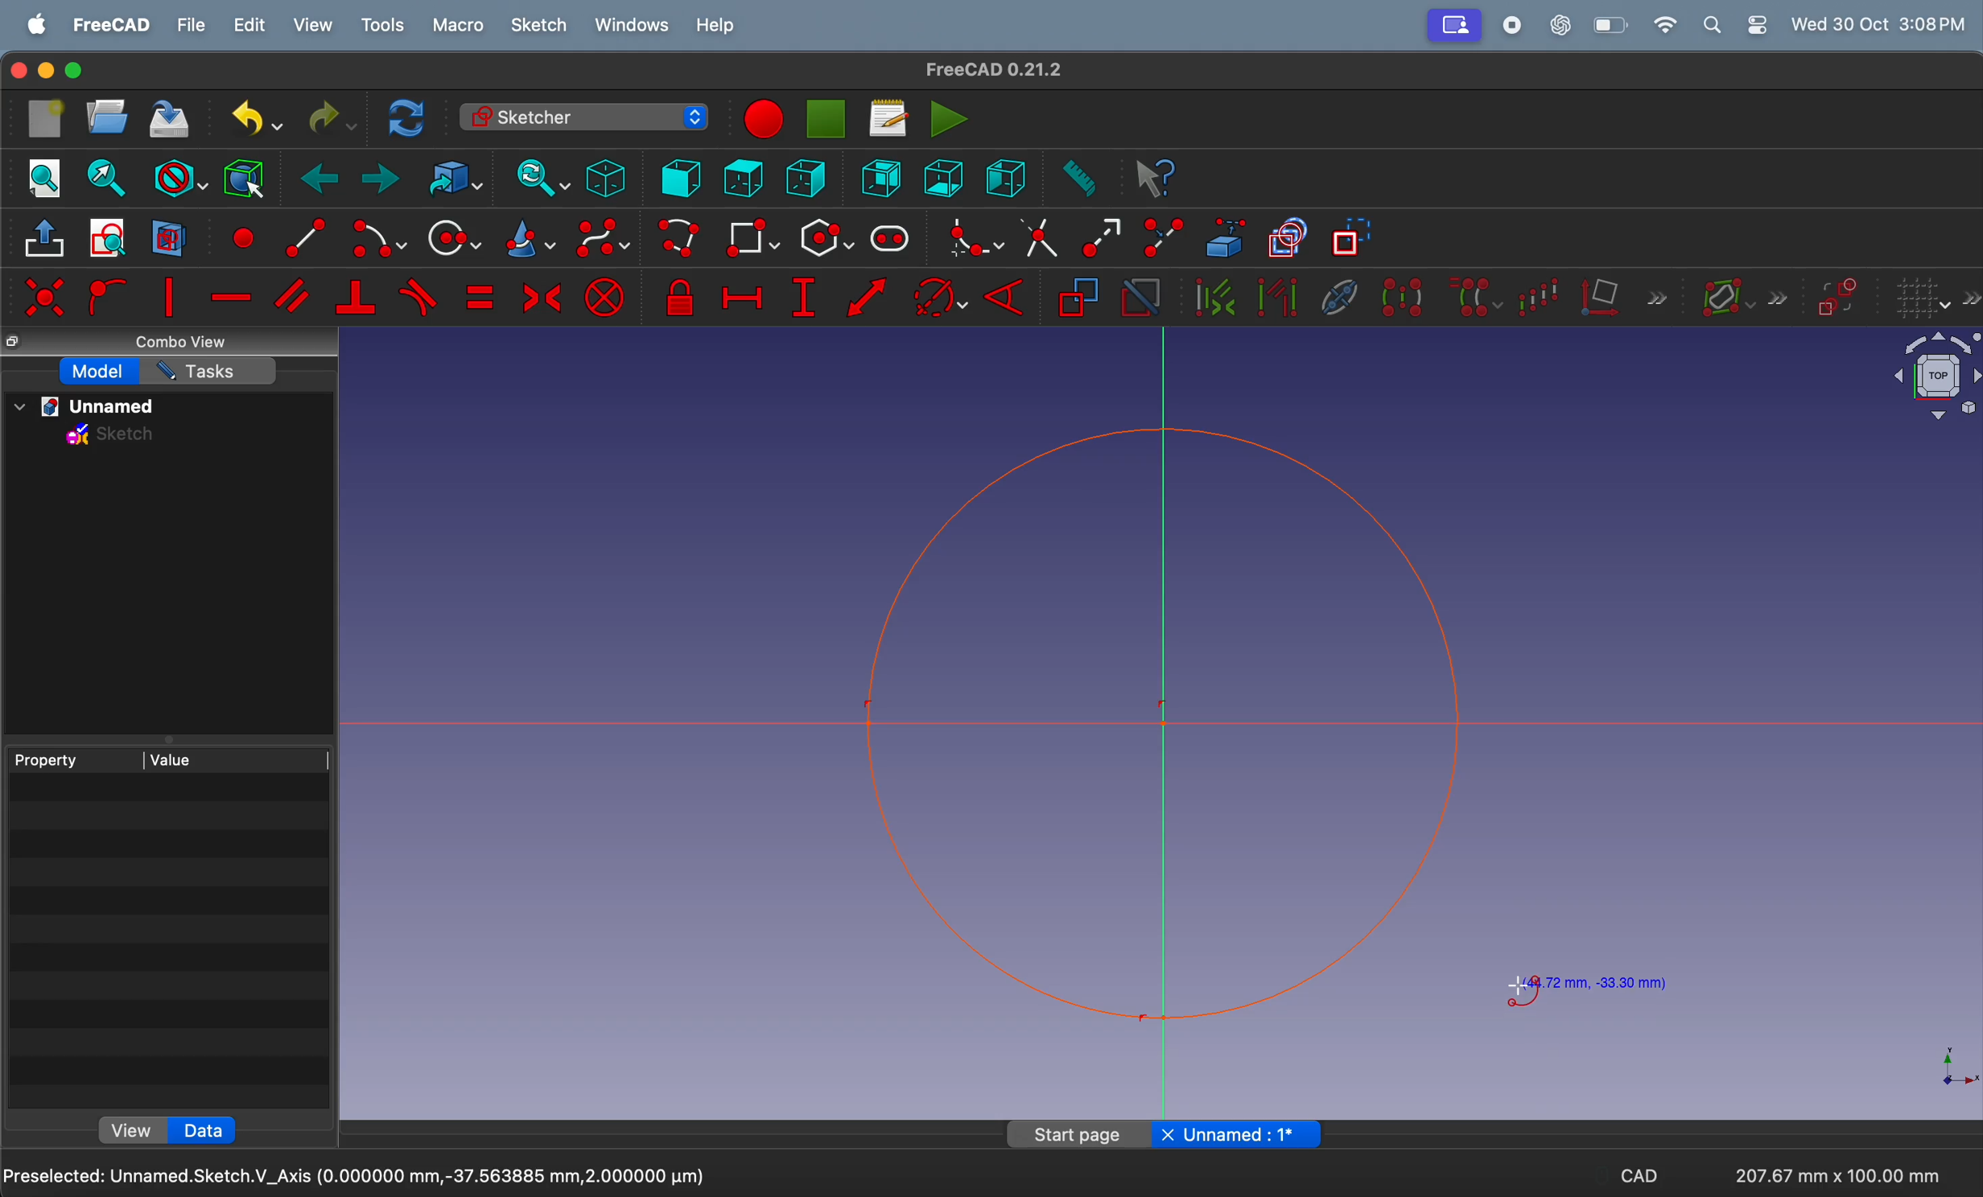 The image size is (1983, 1197). I want to click on whats this?, so click(1156, 179).